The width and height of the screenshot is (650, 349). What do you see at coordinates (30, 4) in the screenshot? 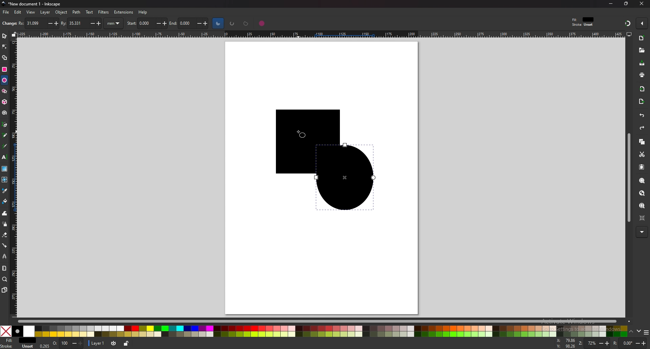
I see `title` at bounding box center [30, 4].